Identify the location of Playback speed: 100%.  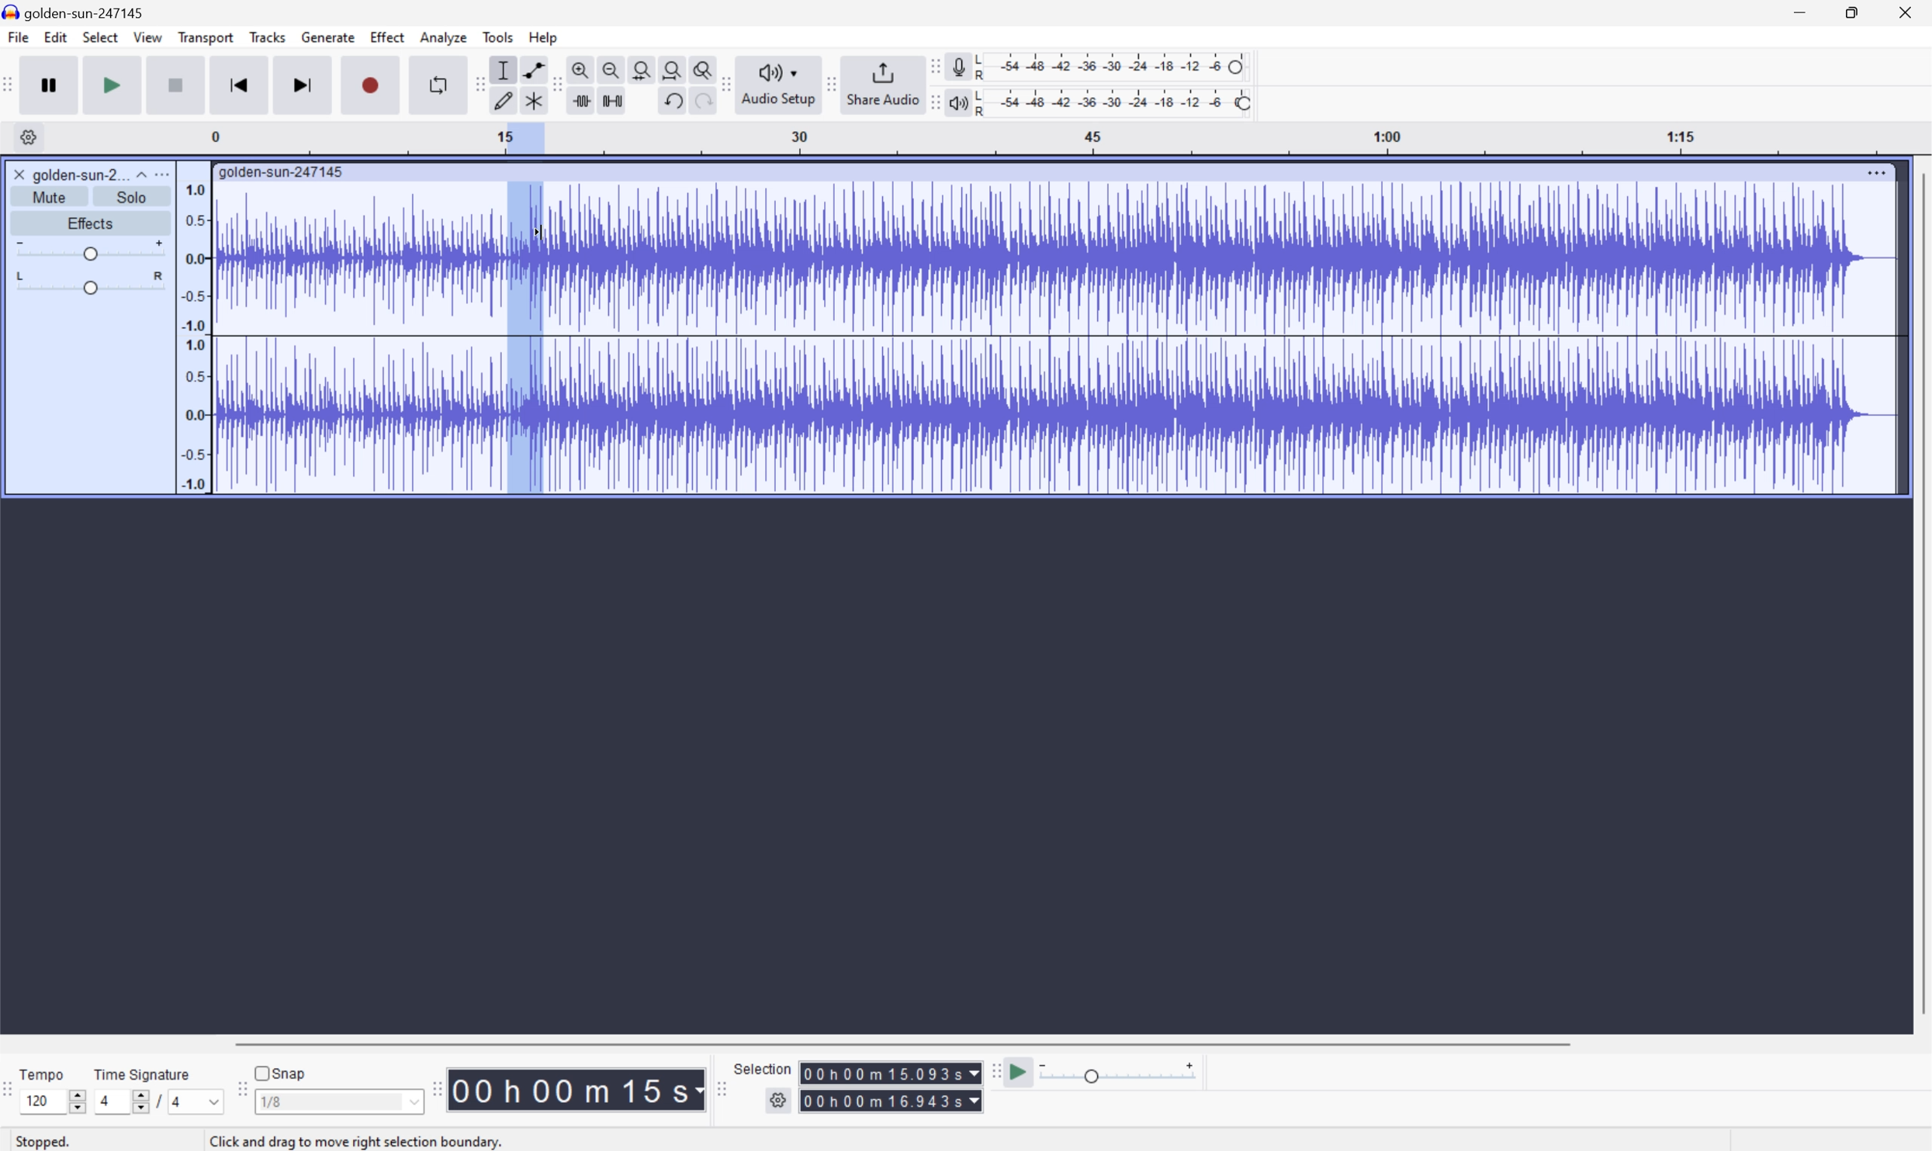
(1116, 100).